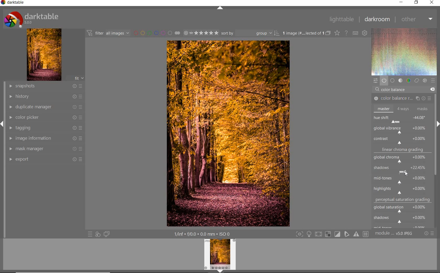 This screenshot has width=440, height=273. Describe the element at coordinates (250, 33) in the screenshot. I see `sort` at that location.